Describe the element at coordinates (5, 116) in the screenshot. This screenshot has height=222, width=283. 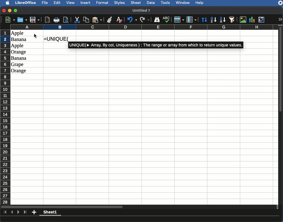
I see `Rows` at that location.